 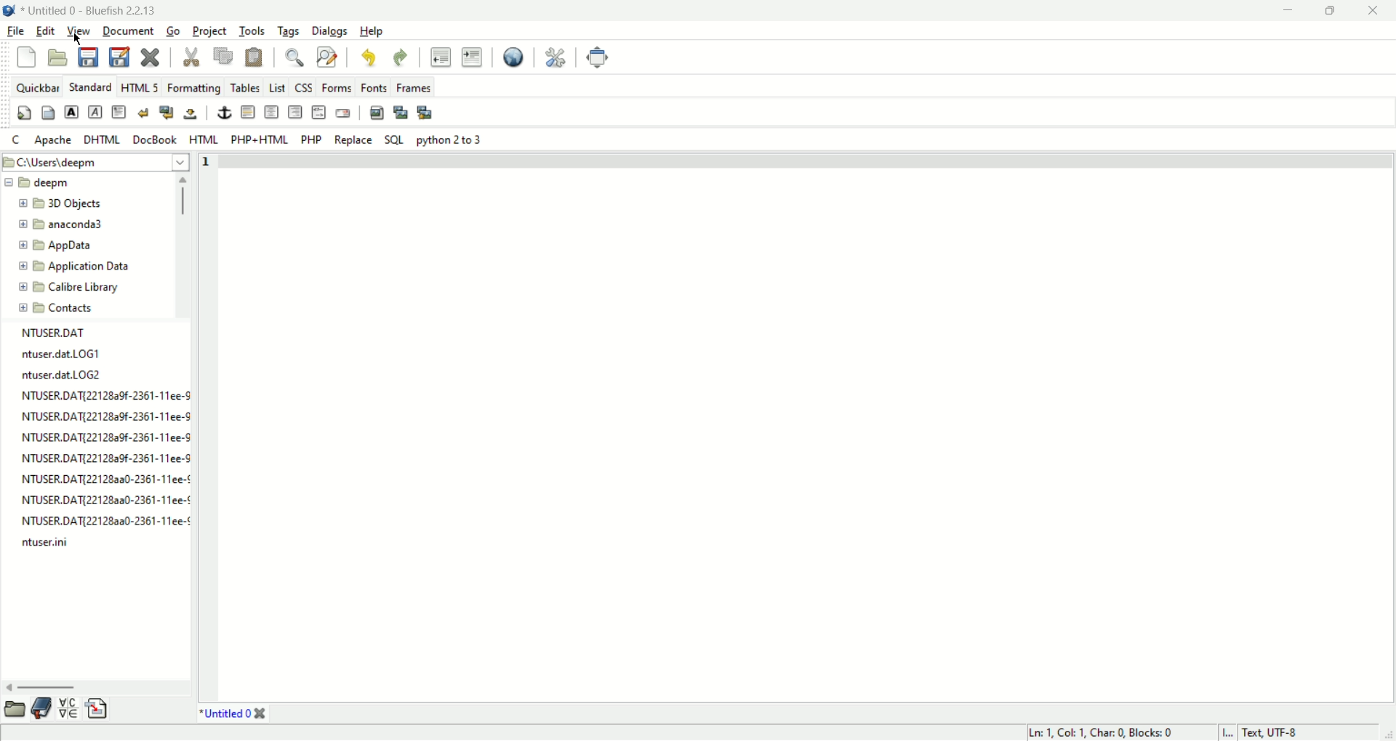 What do you see at coordinates (204, 140) in the screenshot?
I see `HTML` at bounding box center [204, 140].